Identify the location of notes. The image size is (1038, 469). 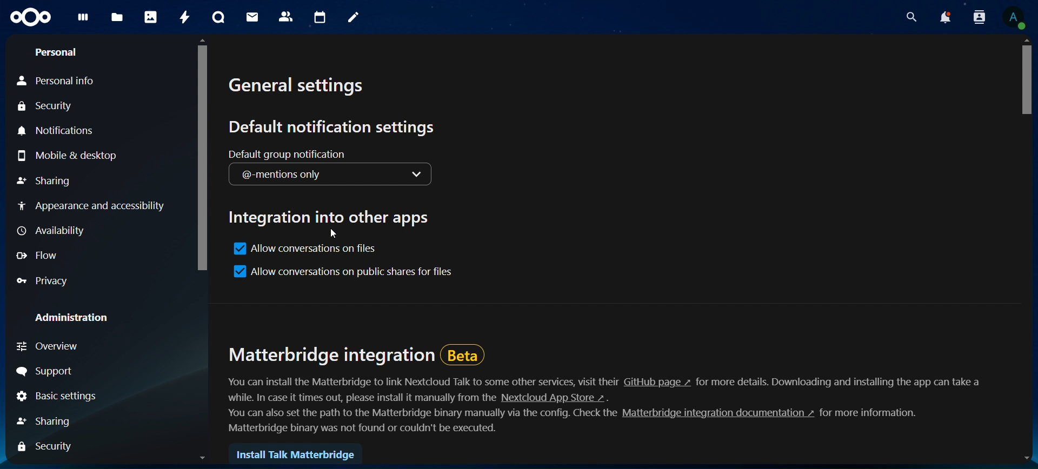
(354, 19).